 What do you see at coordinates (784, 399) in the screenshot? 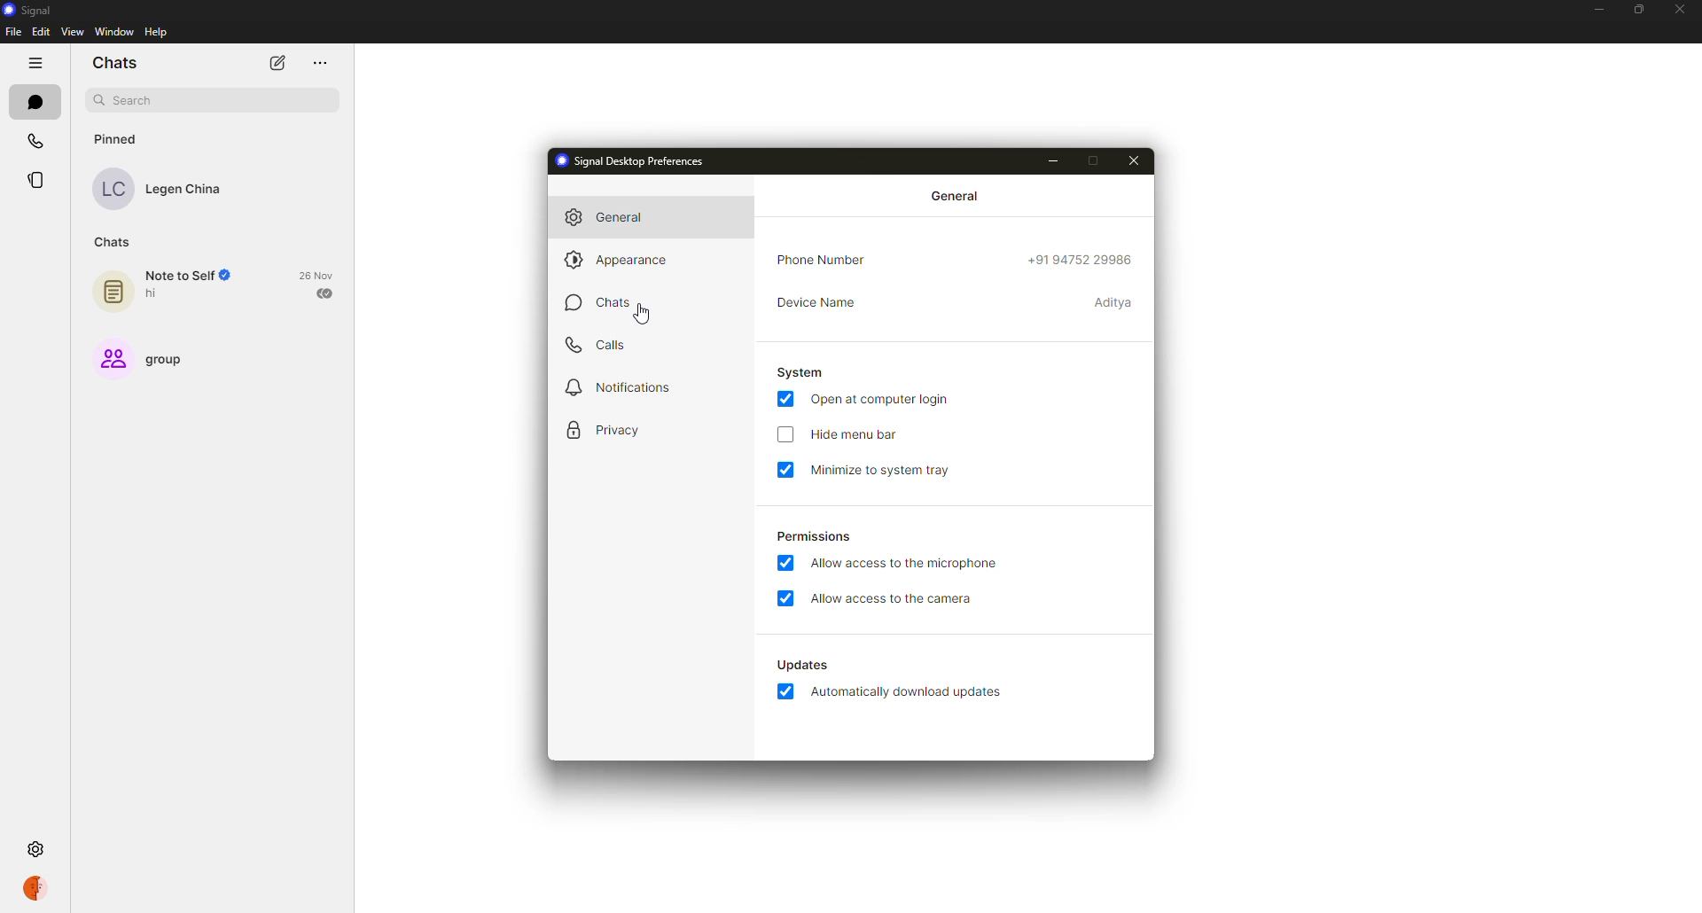
I see `enabled` at bounding box center [784, 399].